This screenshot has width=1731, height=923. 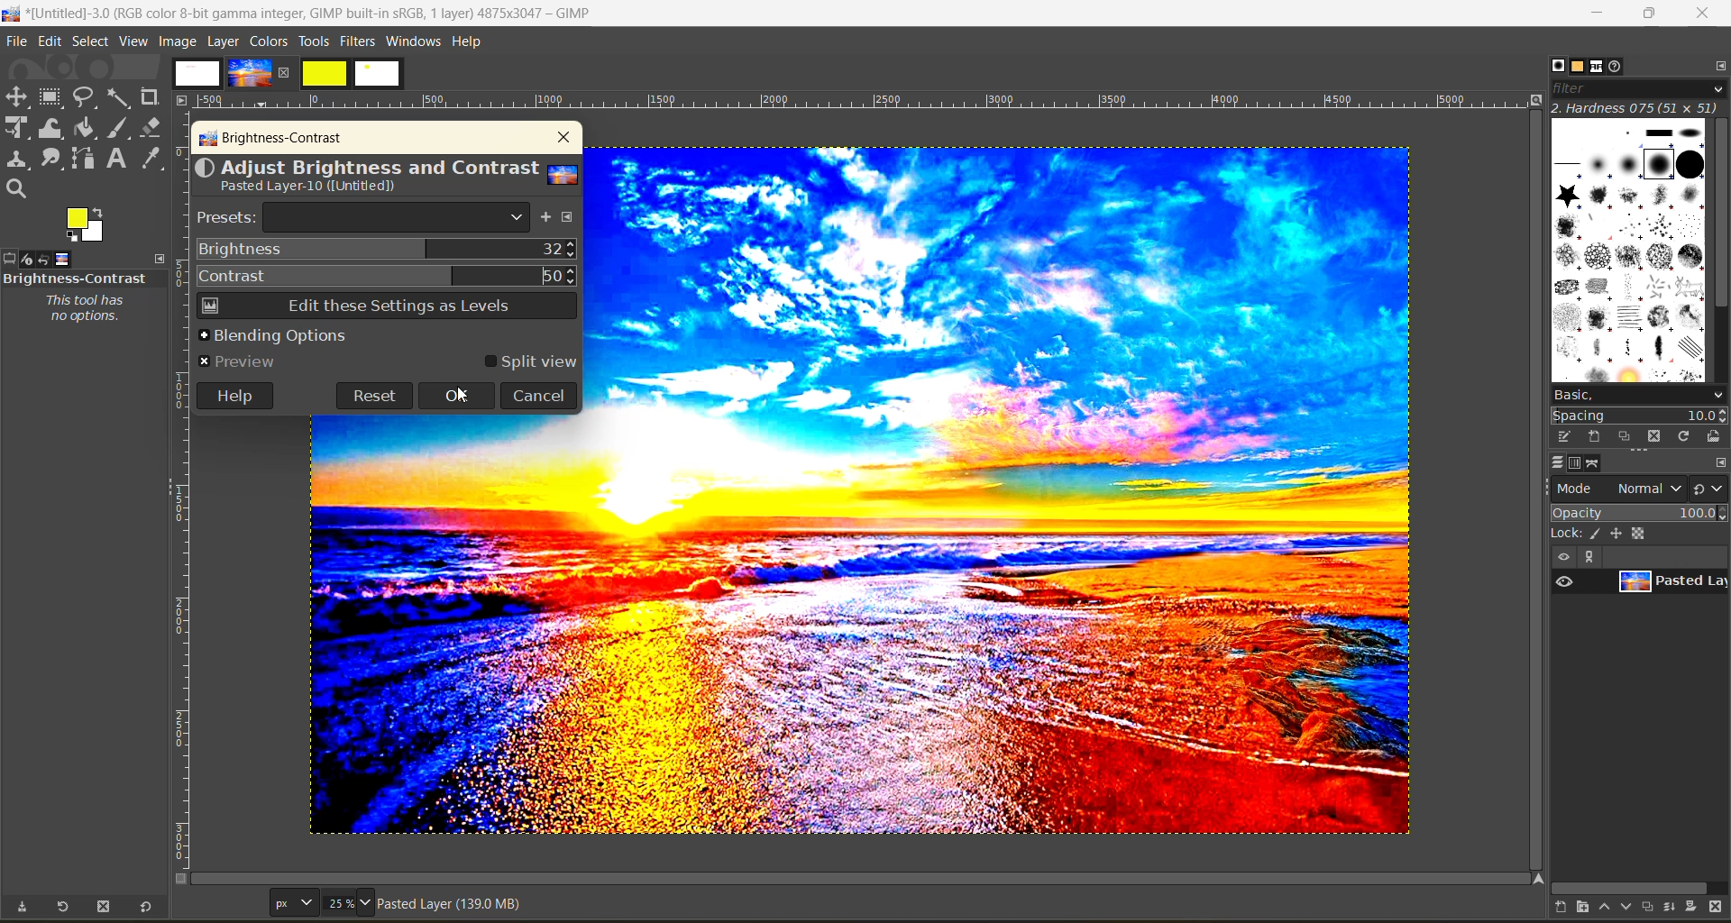 I want to click on reset, so click(x=373, y=395).